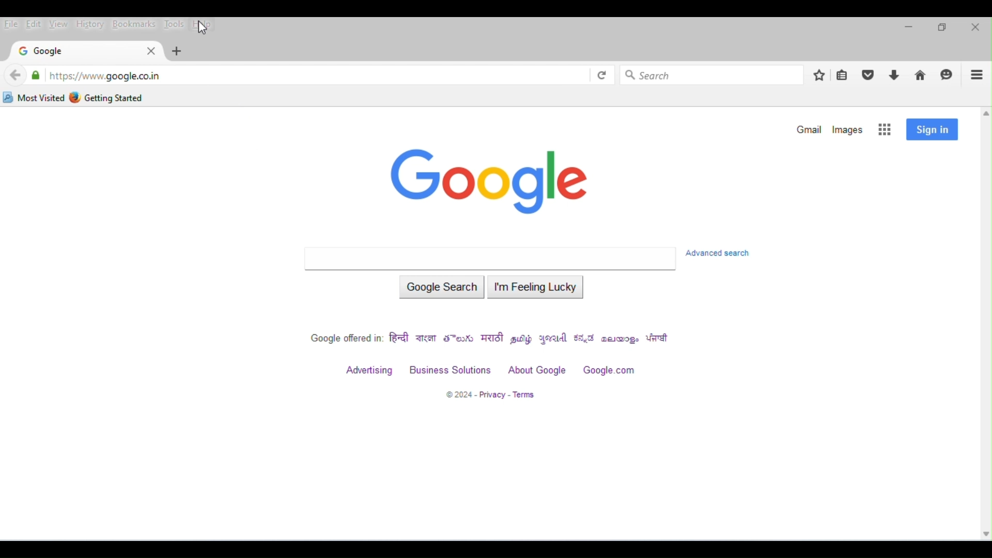  Describe the element at coordinates (370, 371) in the screenshot. I see `advertising` at that location.